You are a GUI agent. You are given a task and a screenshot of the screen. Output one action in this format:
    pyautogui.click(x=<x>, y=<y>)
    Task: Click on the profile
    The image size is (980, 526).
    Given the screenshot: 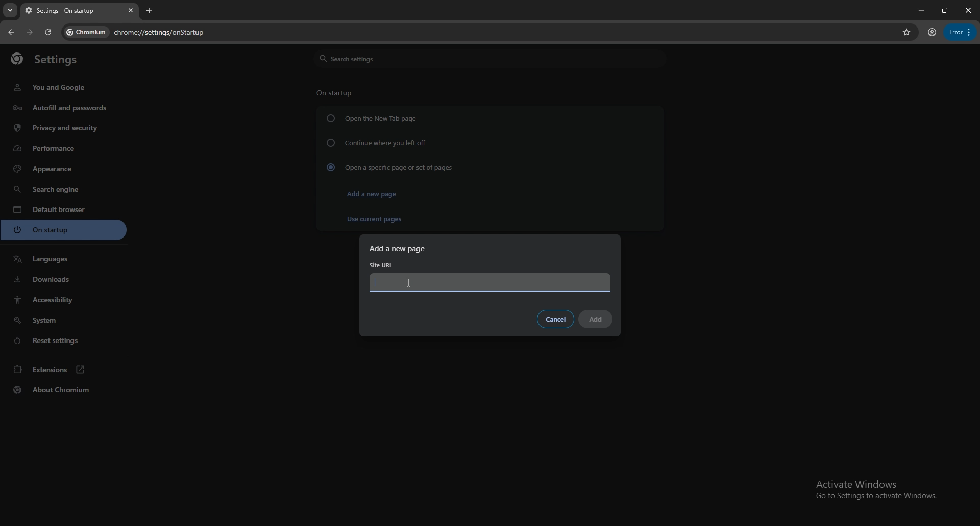 What is the action you would take?
    pyautogui.click(x=932, y=33)
    